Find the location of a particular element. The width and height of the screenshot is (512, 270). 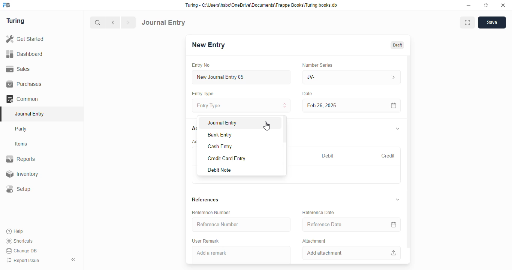

number series is located at coordinates (317, 65).